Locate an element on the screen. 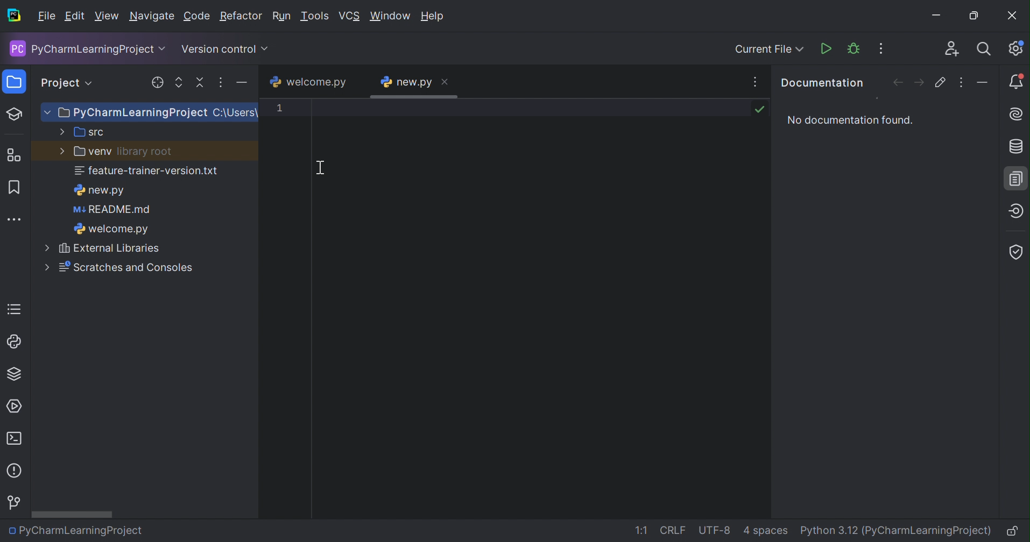 This screenshot has width=1030, height=542. Scroll bar is located at coordinates (72, 514).